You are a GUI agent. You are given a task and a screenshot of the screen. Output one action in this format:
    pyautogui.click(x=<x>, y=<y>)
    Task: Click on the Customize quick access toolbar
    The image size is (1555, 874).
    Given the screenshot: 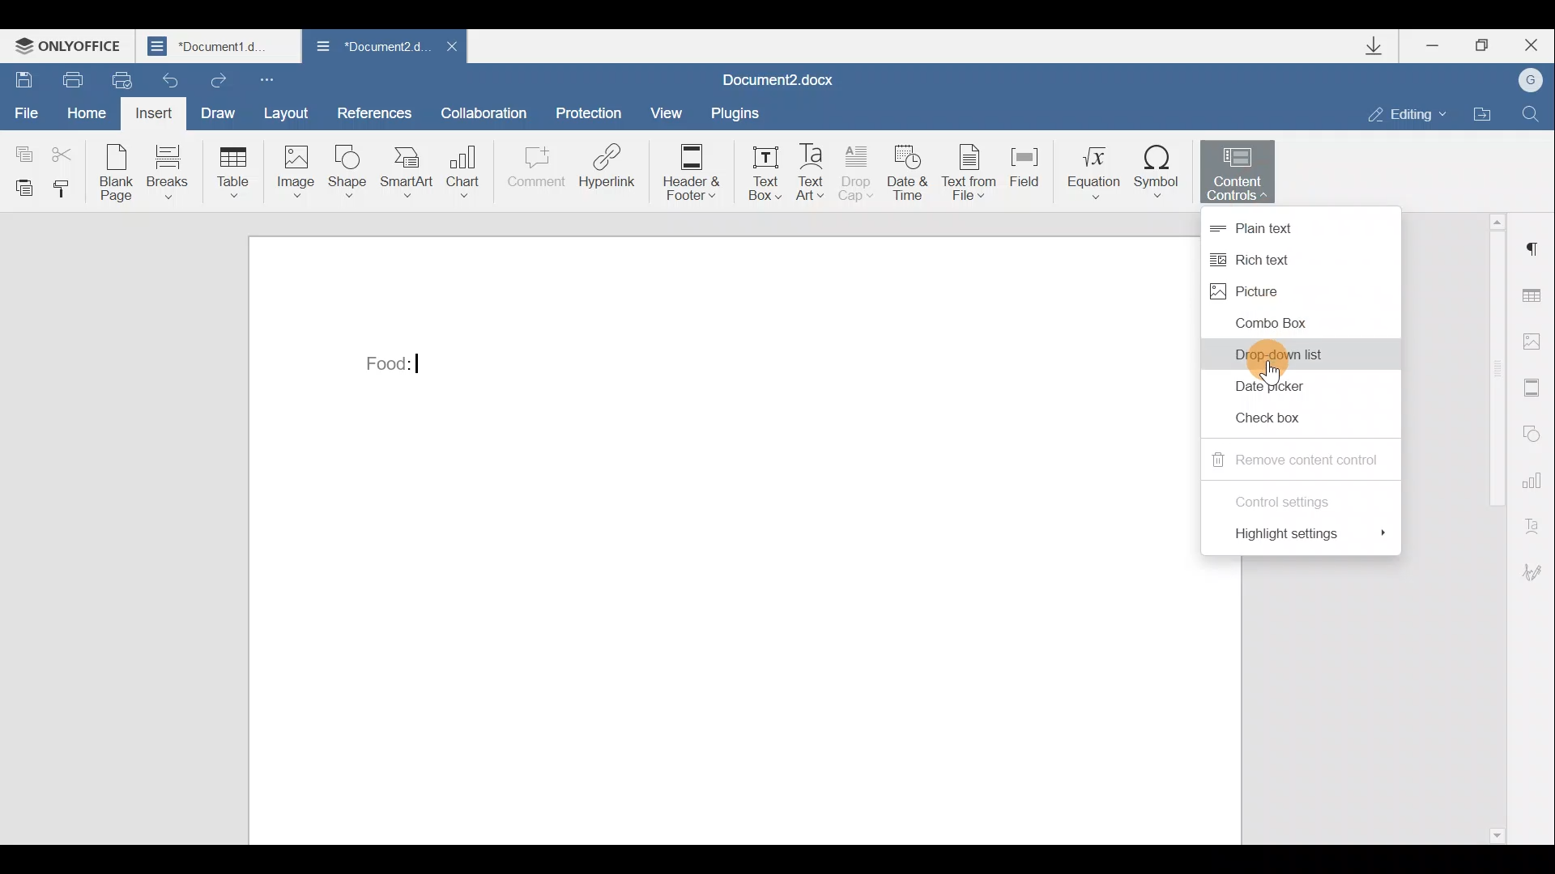 What is the action you would take?
    pyautogui.click(x=271, y=78)
    